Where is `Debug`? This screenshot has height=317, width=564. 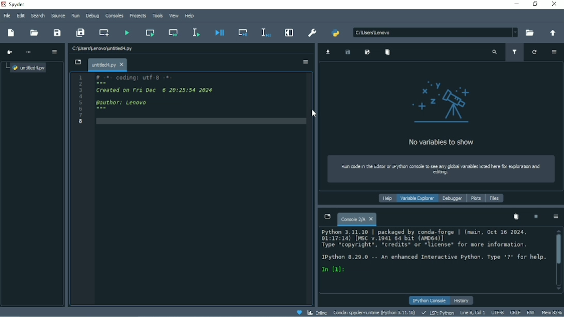 Debug is located at coordinates (92, 16).